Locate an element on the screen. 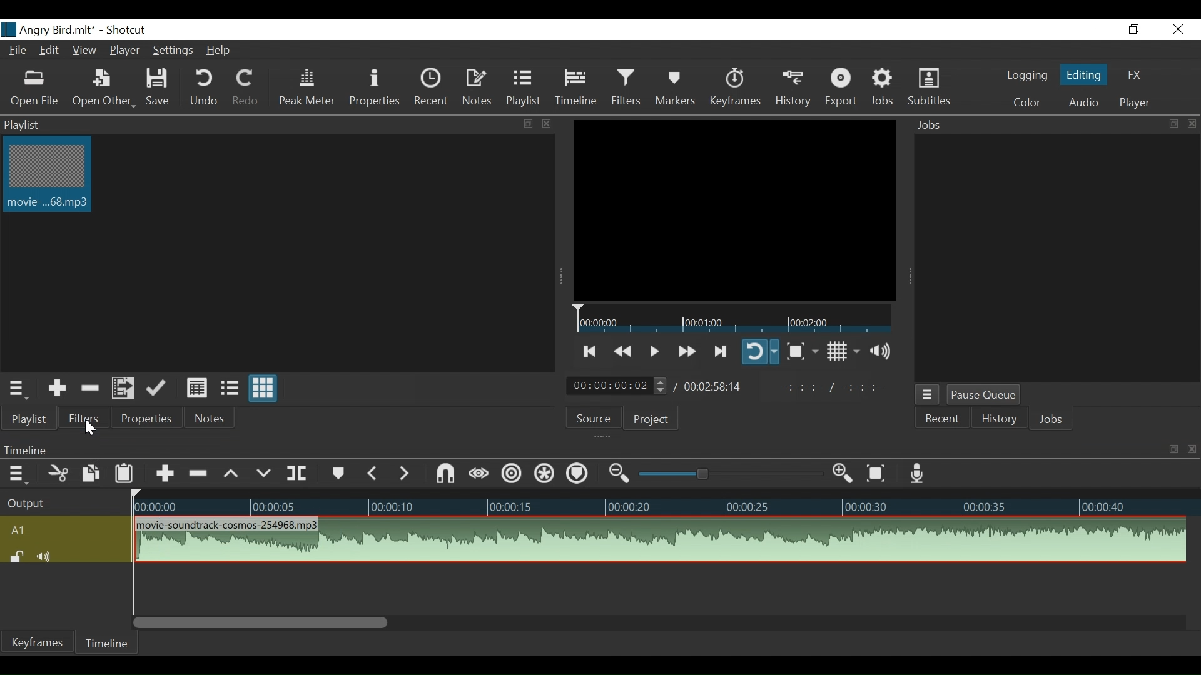 This screenshot has width=1201, height=675. Record audio is located at coordinates (919, 474).